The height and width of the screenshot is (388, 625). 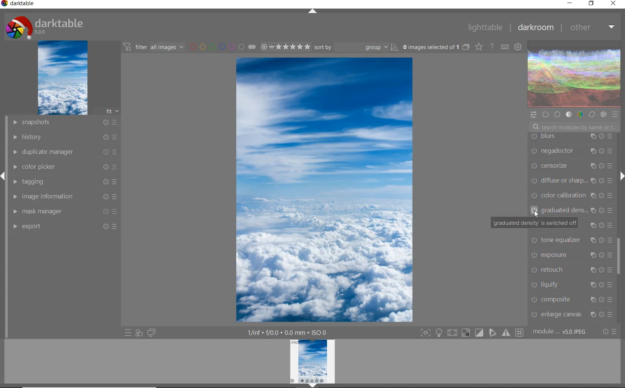 I want to click on IMAGE INFORMATION, so click(x=66, y=196).